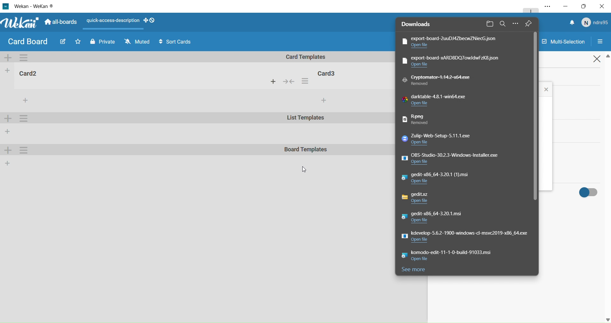 The height and width of the screenshot is (323, 611). What do you see at coordinates (490, 24) in the screenshot?
I see `files` at bounding box center [490, 24].